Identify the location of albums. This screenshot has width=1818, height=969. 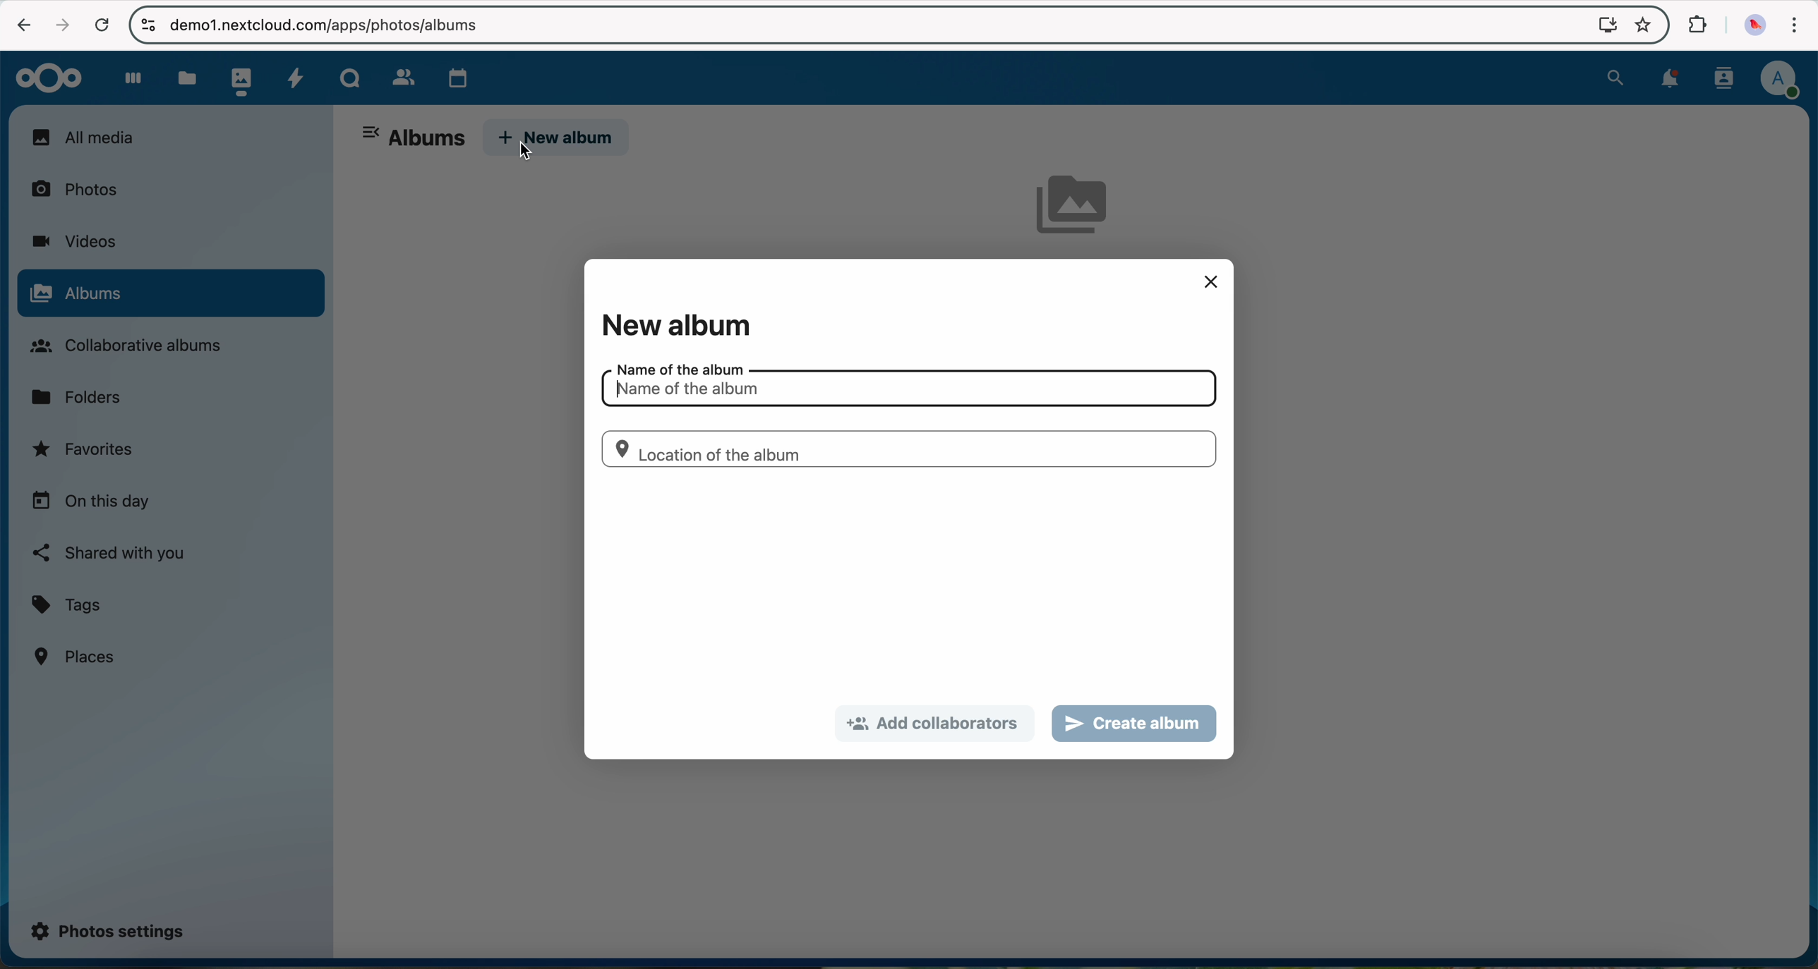
(427, 139).